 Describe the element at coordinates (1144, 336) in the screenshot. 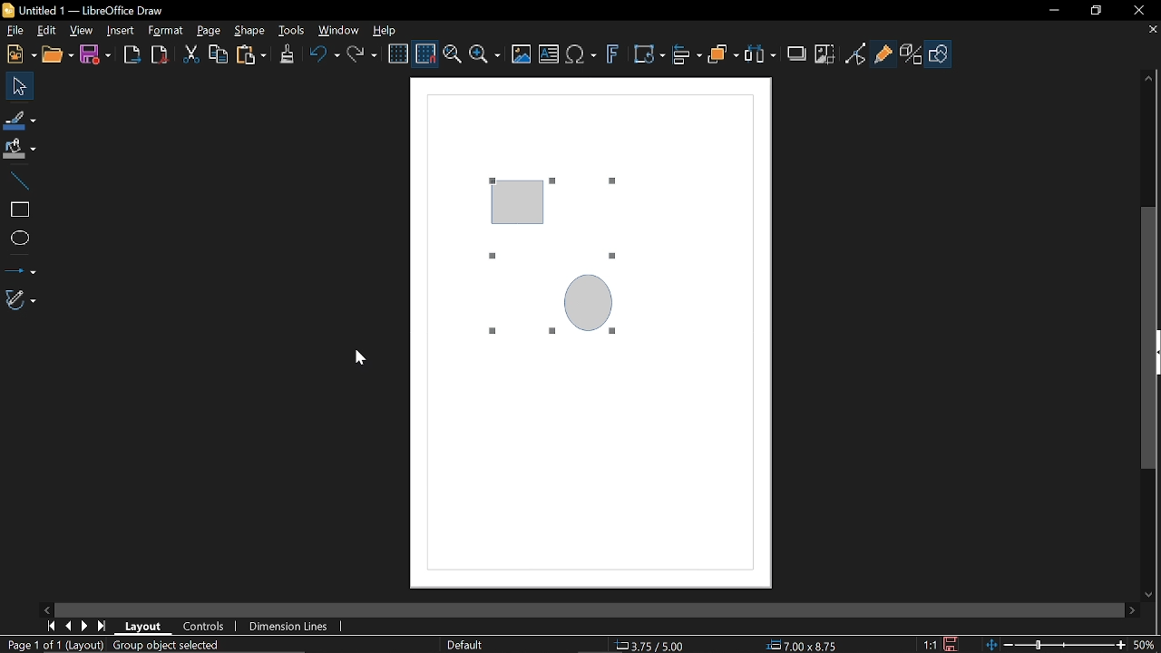

I see `vertical scroll` at that location.